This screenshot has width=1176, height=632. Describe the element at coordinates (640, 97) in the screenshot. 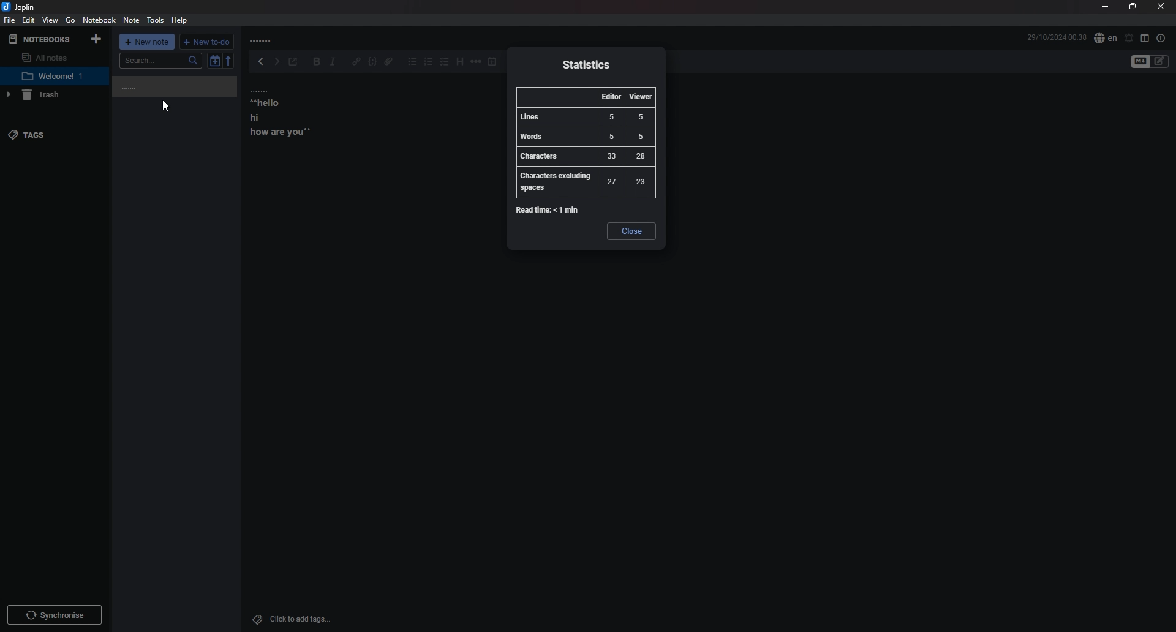

I see `viewer` at that location.